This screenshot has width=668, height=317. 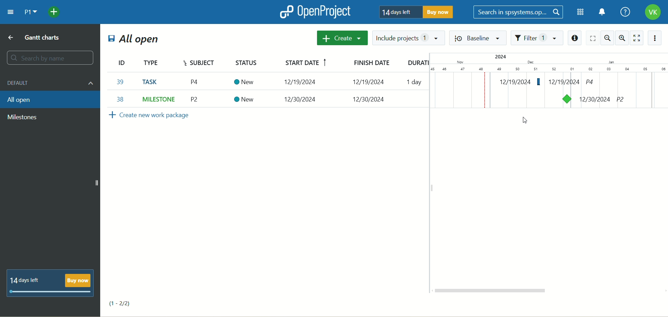 What do you see at coordinates (49, 284) in the screenshot?
I see `14 days left buy now ` at bounding box center [49, 284].